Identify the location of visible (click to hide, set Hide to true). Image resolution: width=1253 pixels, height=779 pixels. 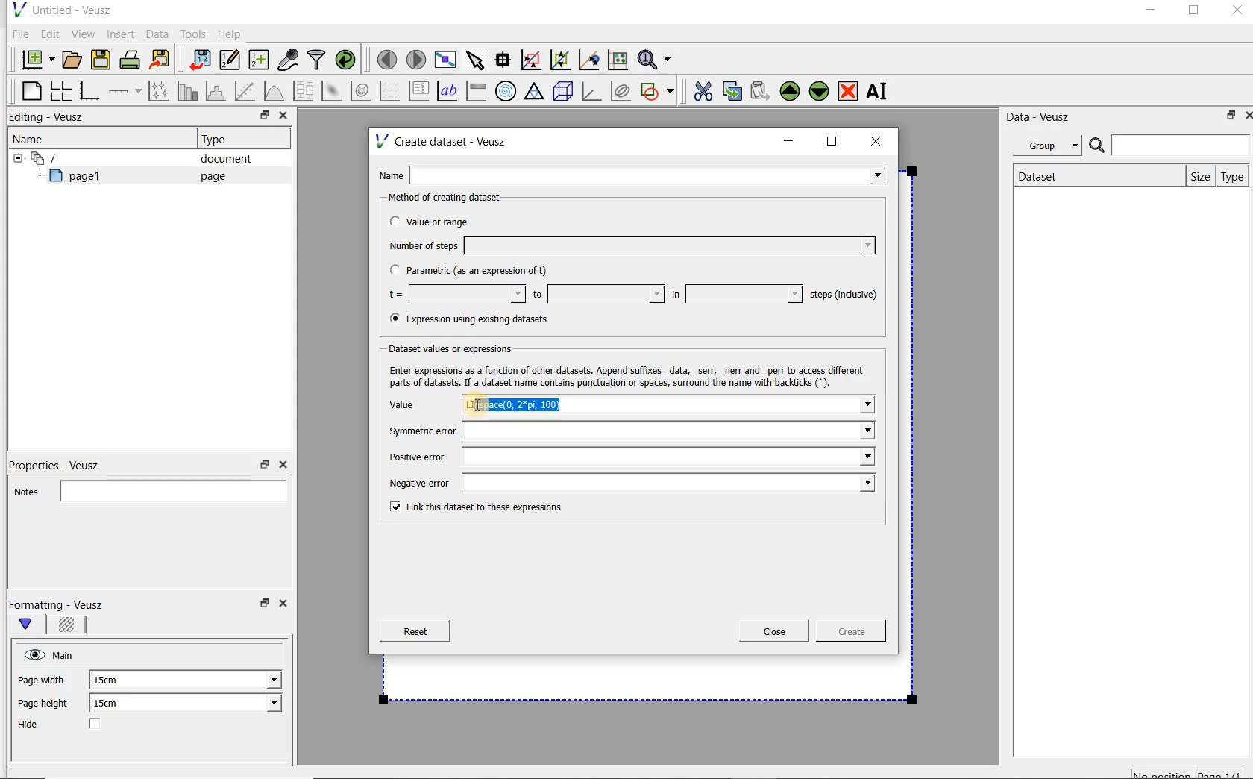
(32, 654).